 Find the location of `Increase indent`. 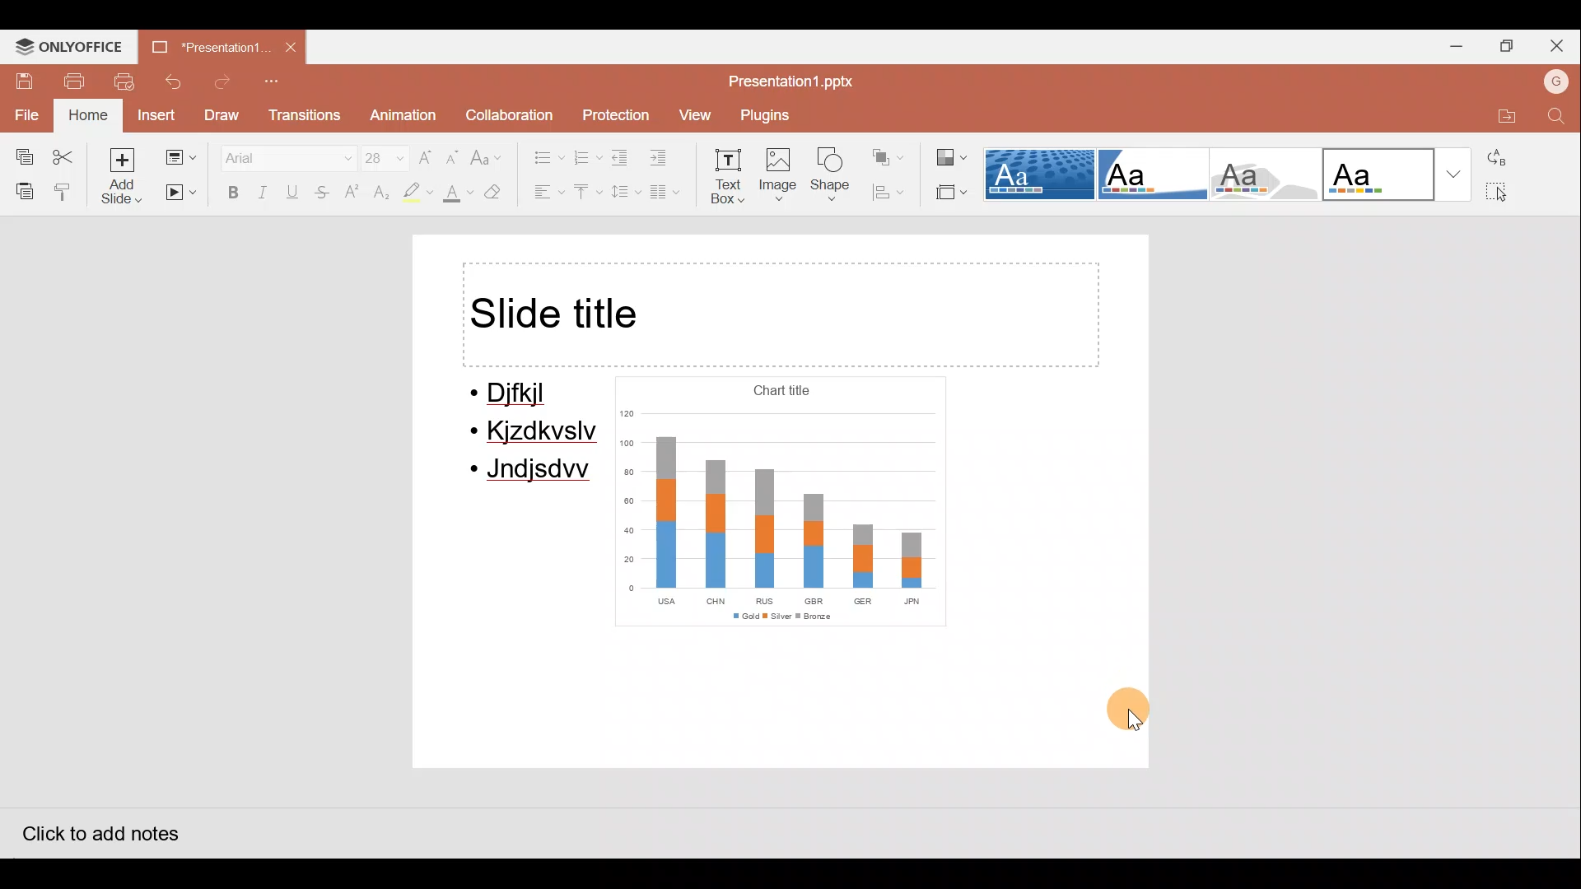

Increase indent is located at coordinates (665, 156).